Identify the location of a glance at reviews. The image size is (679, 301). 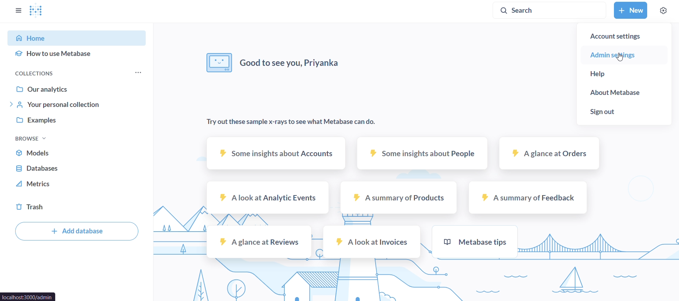
(259, 241).